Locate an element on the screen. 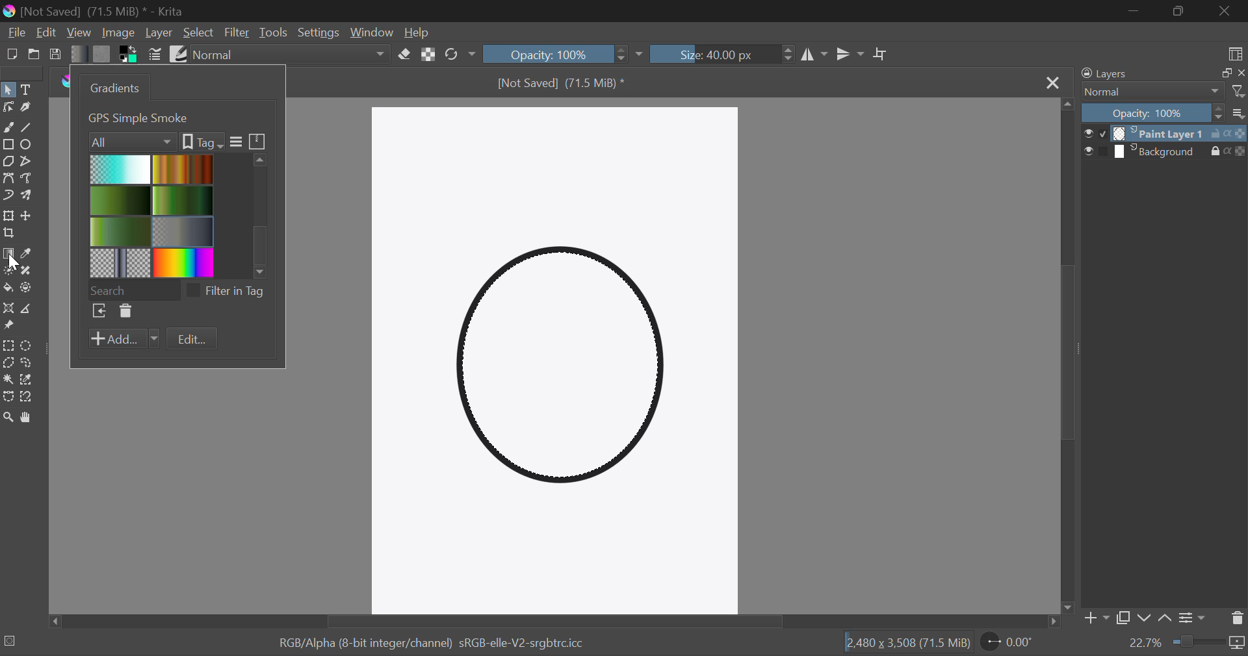 Image resolution: width=1248 pixels, height=656 pixels. Rectangle is located at coordinates (9, 146).